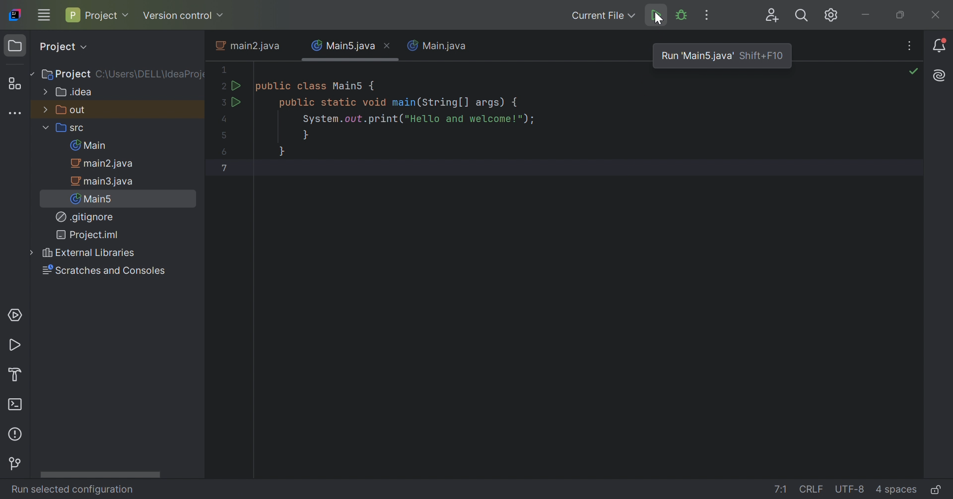 This screenshot has height=499, width=953. I want to click on Problems, so click(16, 435).